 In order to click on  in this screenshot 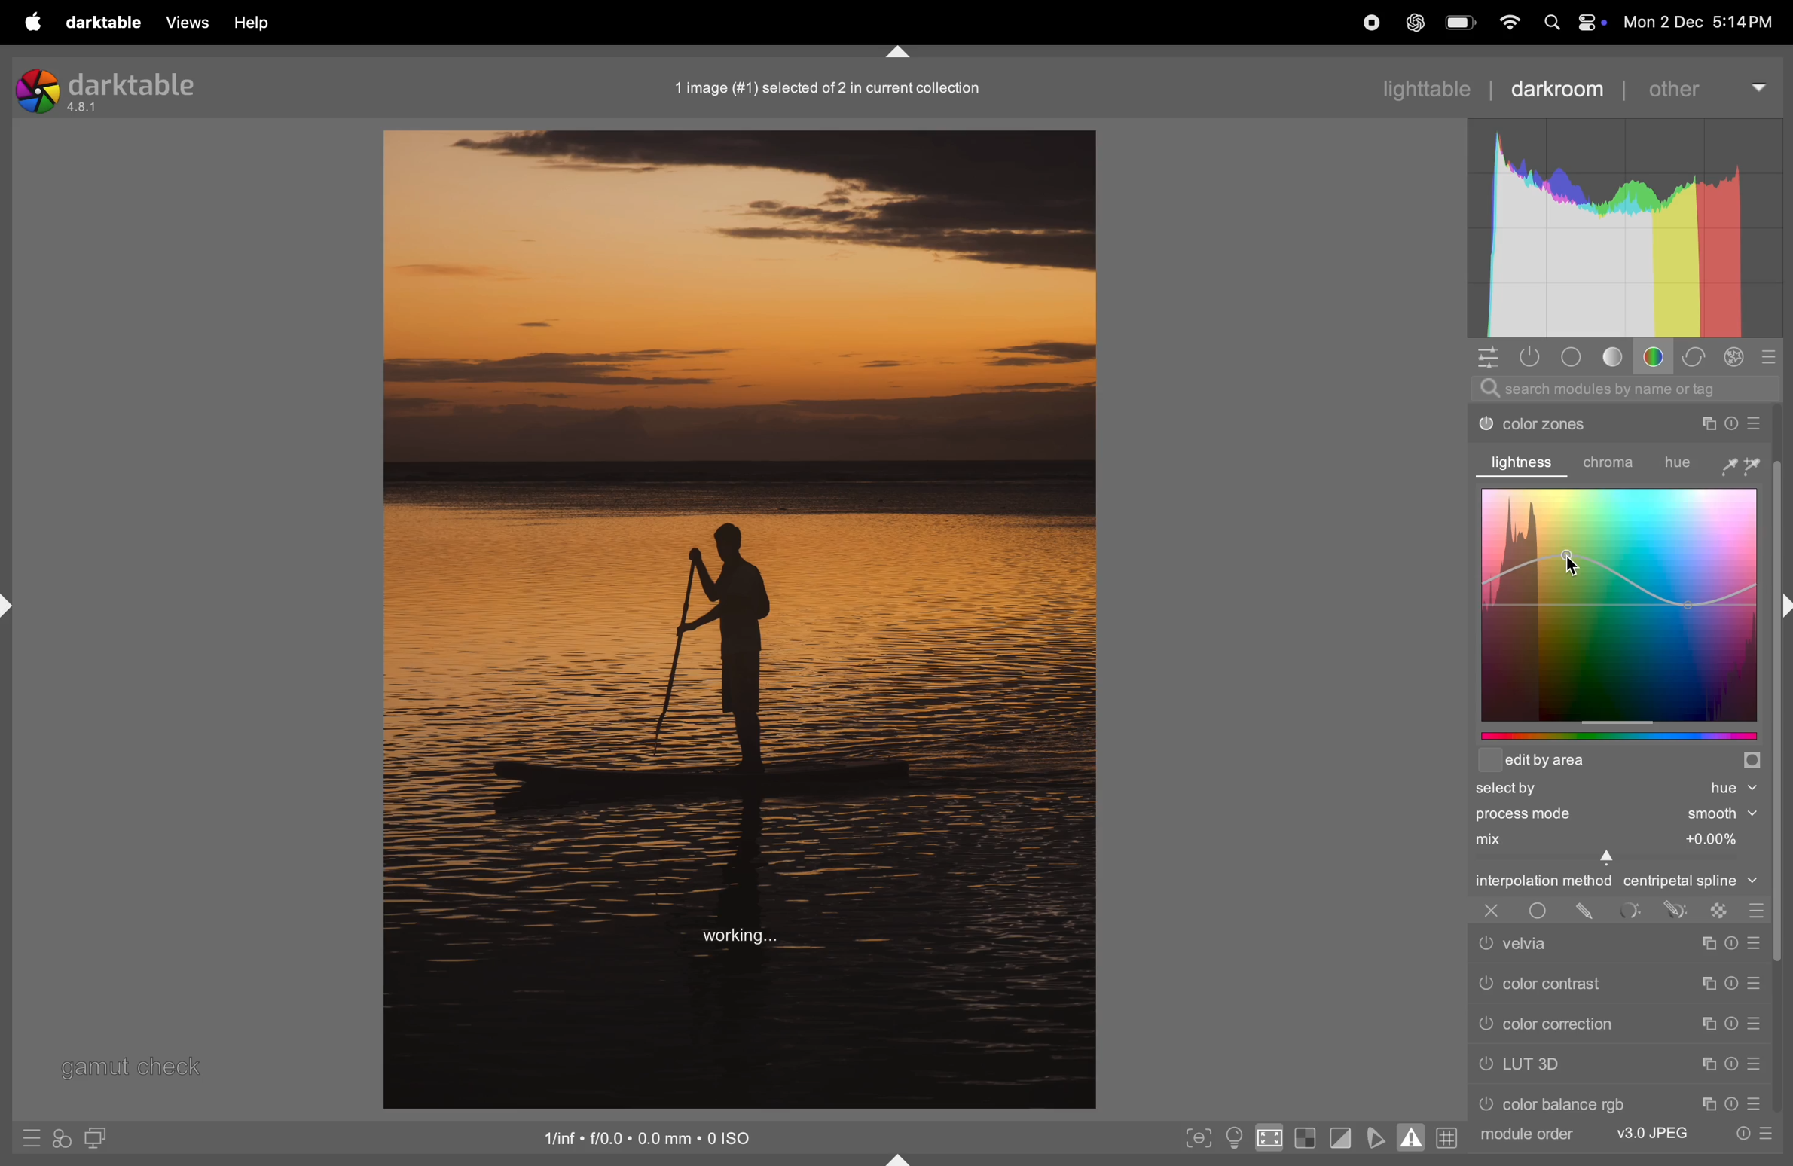, I will do `click(1613, 356)`.